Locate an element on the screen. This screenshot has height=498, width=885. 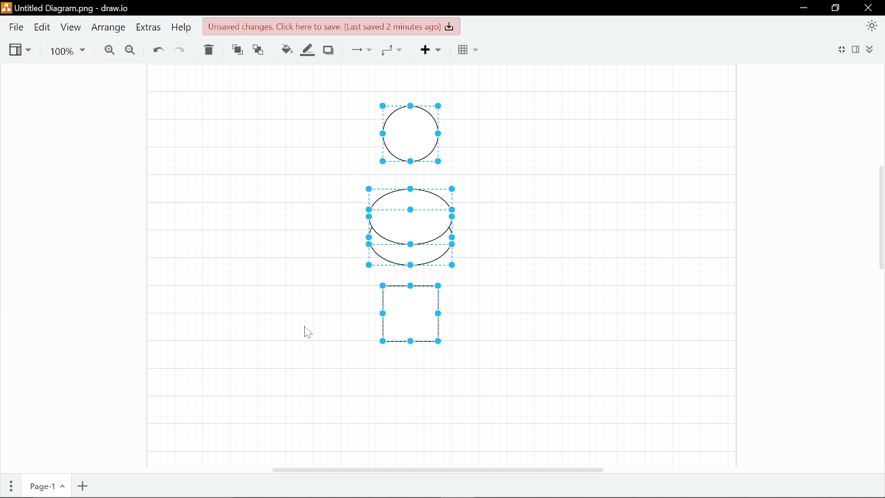
Add page is located at coordinates (83, 486).